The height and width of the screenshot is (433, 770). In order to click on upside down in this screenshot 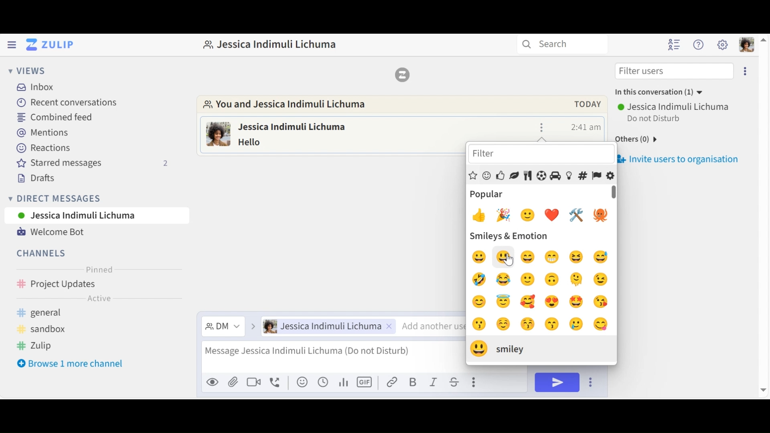, I will do `click(553, 280)`.